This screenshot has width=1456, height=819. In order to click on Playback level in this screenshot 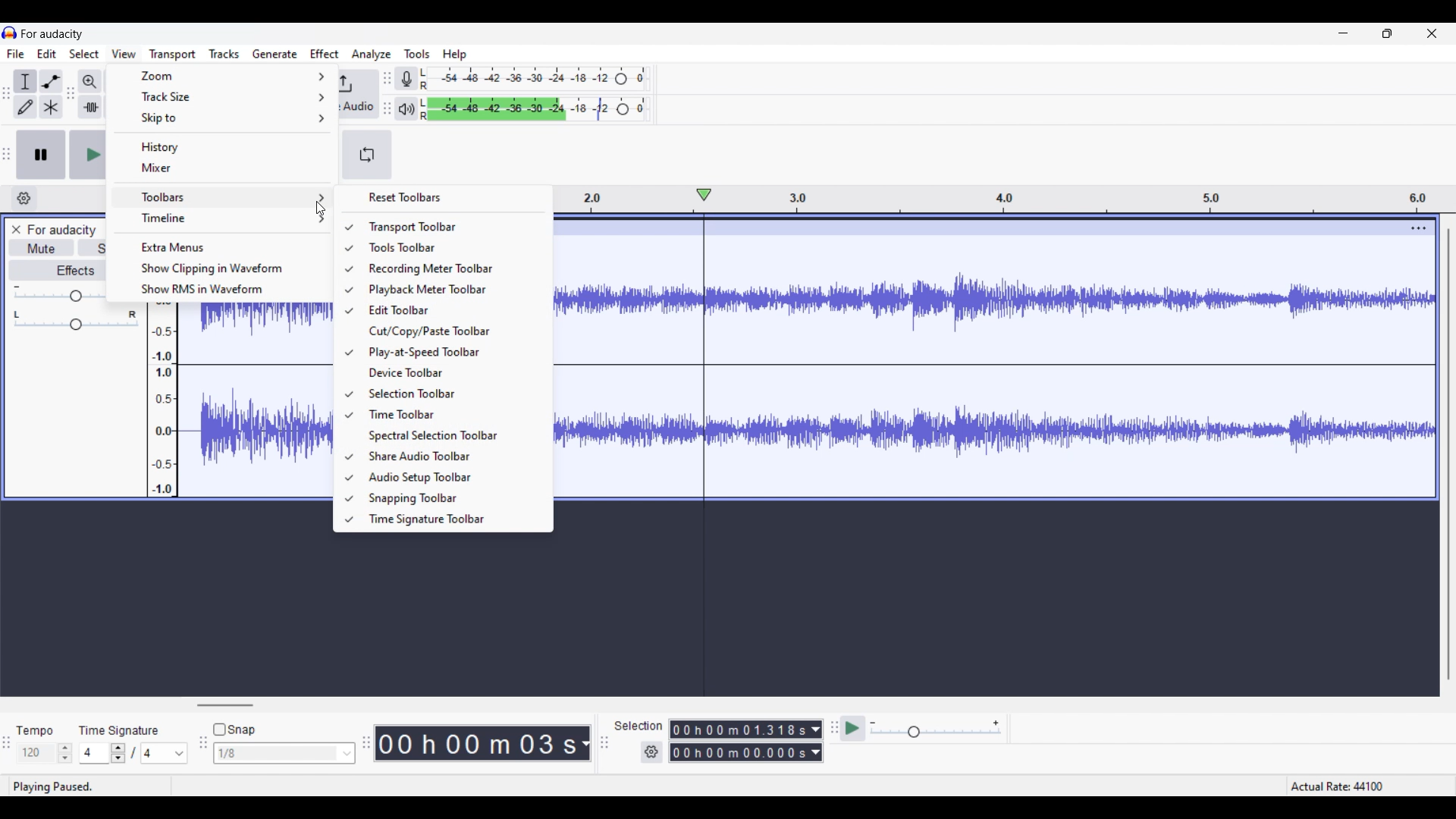, I will do `click(532, 109)`.